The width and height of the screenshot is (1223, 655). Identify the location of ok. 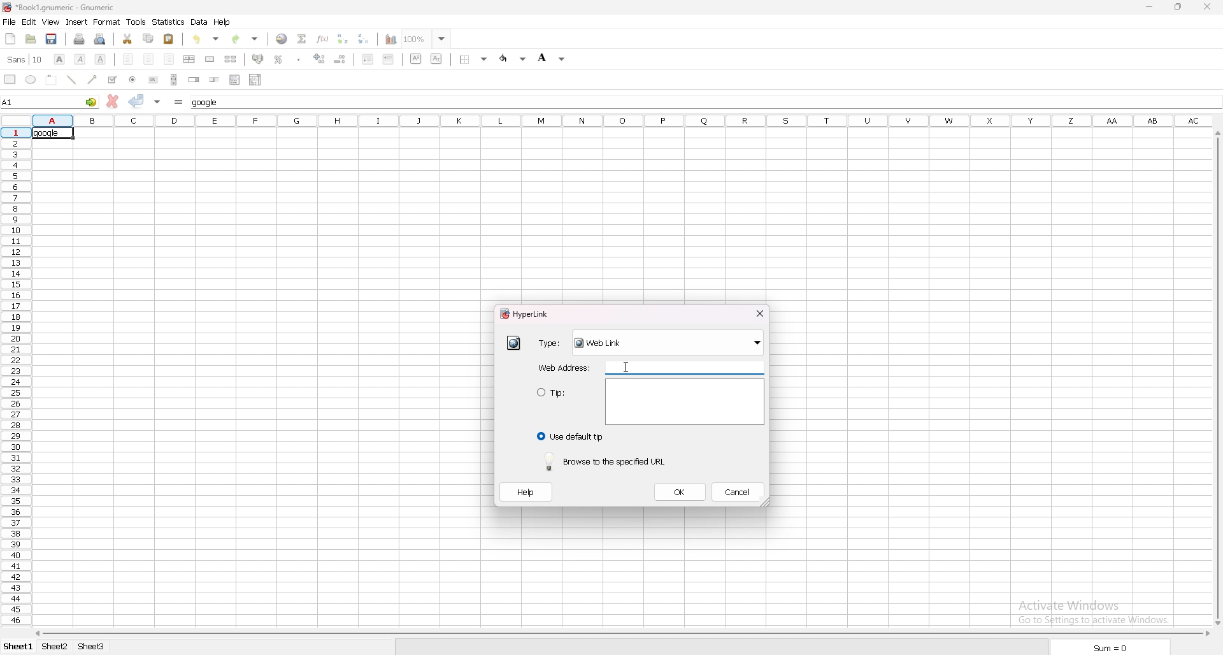
(680, 491).